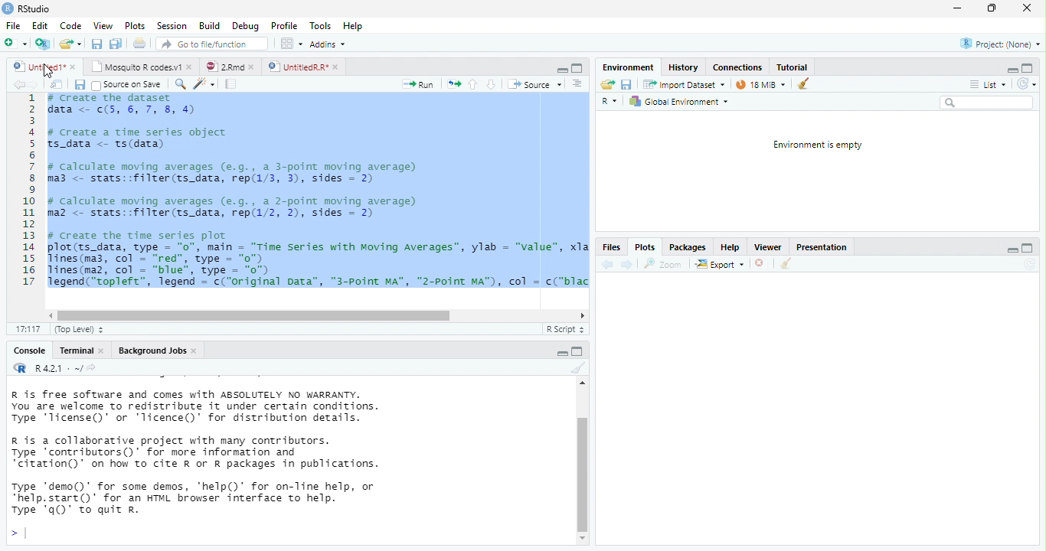  I want to click on 28 MiB, so click(760, 84).